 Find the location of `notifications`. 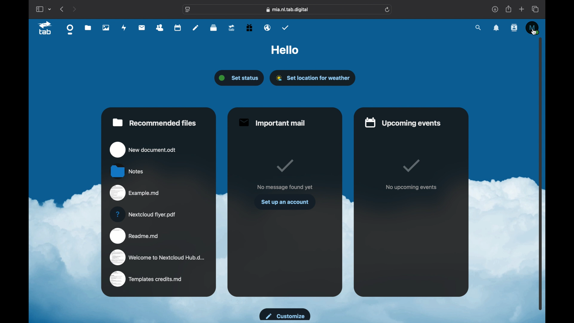

notifications is located at coordinates (496, 28).